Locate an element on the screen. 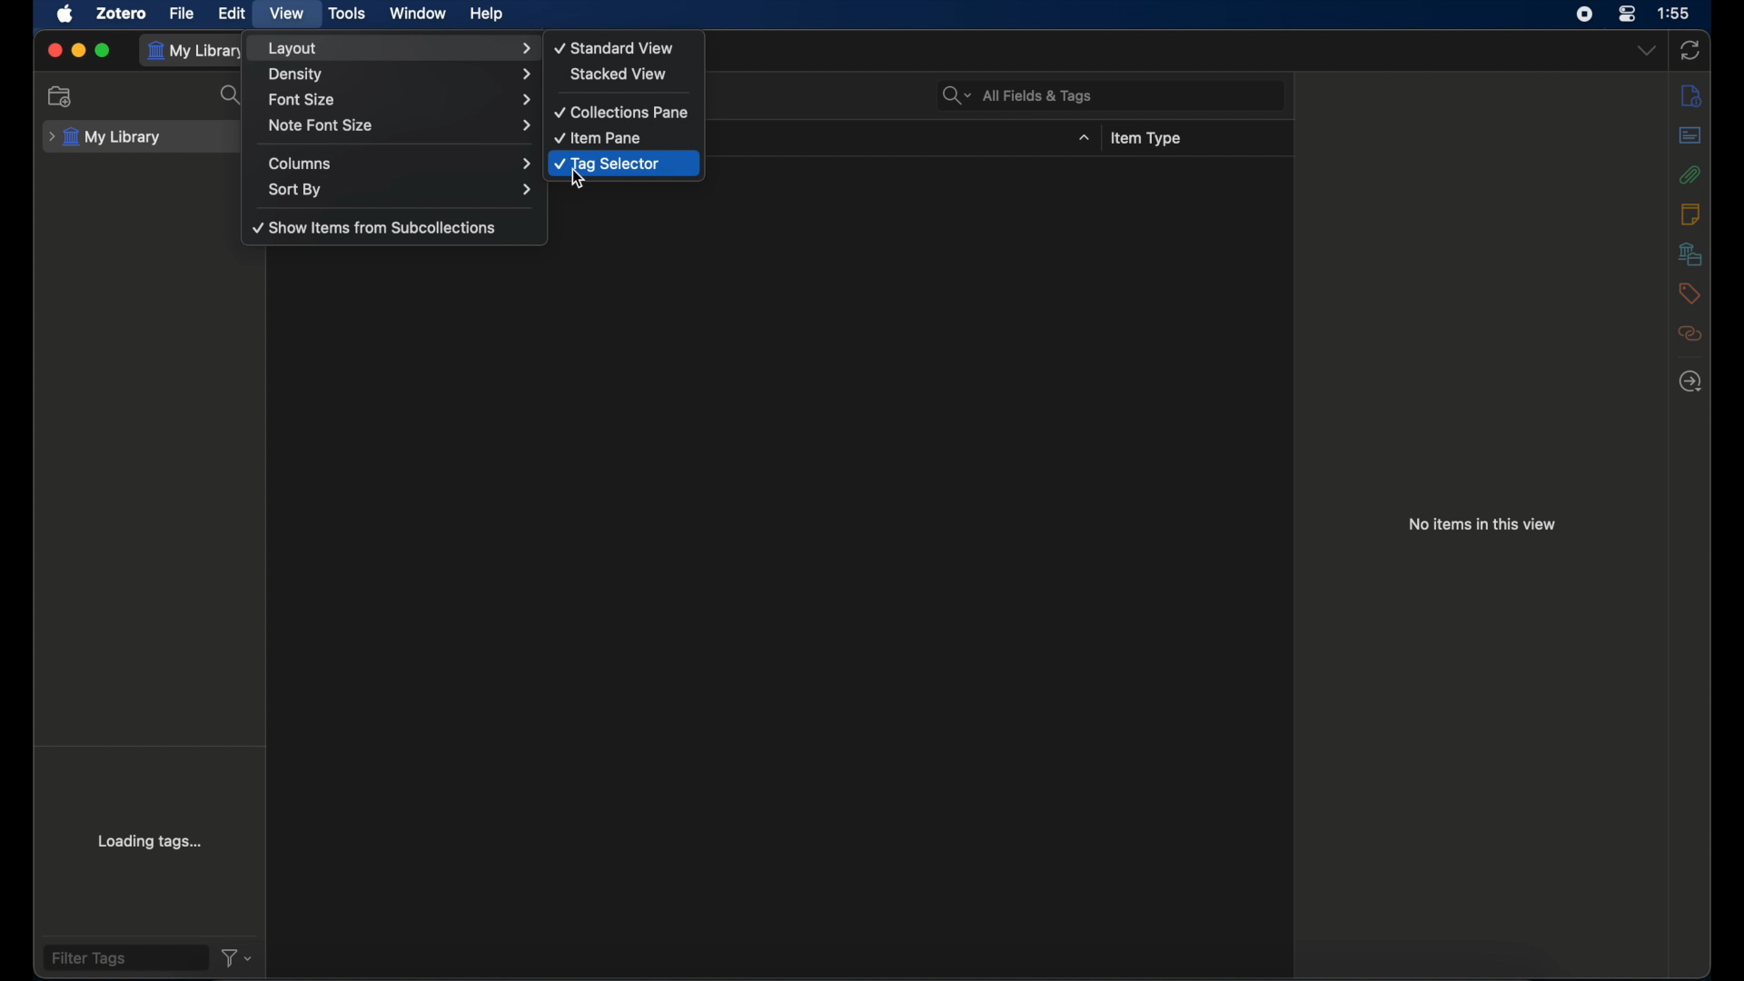 The height and width of the screenshot is (981, 1744). attachments is located at coordinates (1690, 174).